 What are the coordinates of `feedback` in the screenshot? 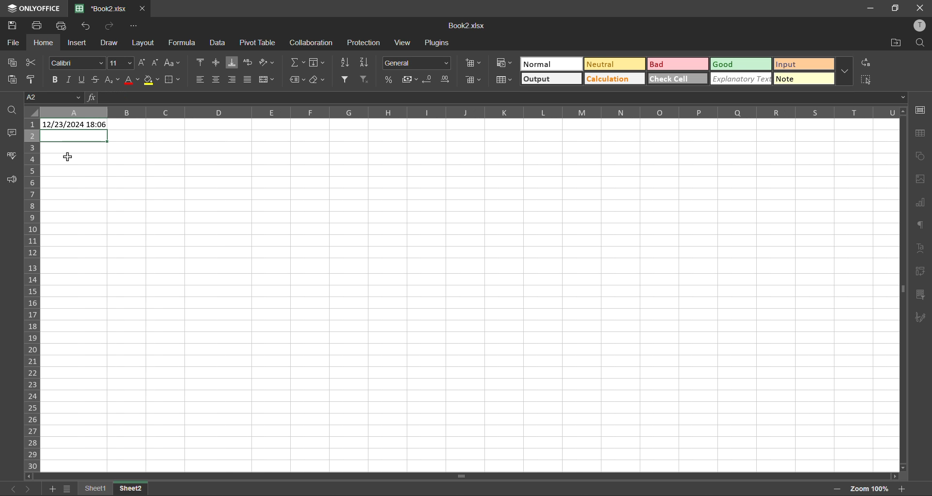 It's located at (11, 179).